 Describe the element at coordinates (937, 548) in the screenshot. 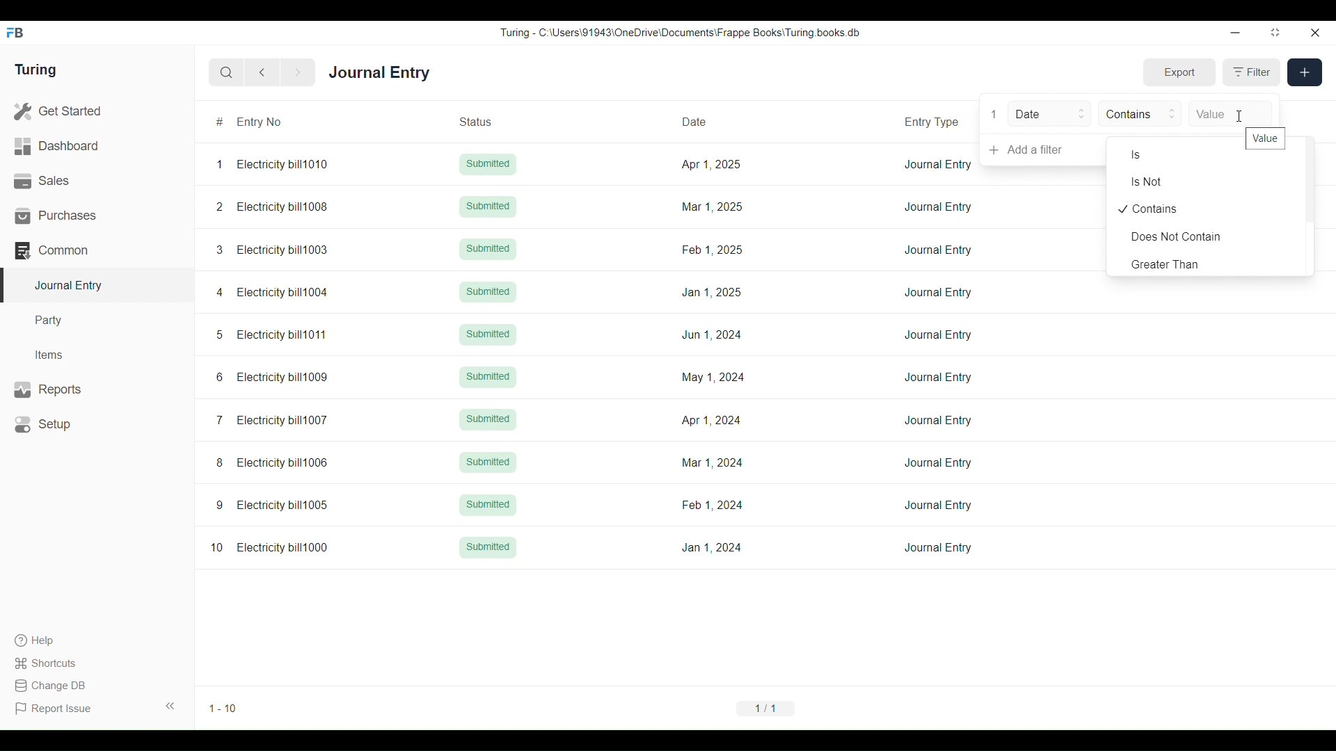

I see `Journal Entry` at that location.